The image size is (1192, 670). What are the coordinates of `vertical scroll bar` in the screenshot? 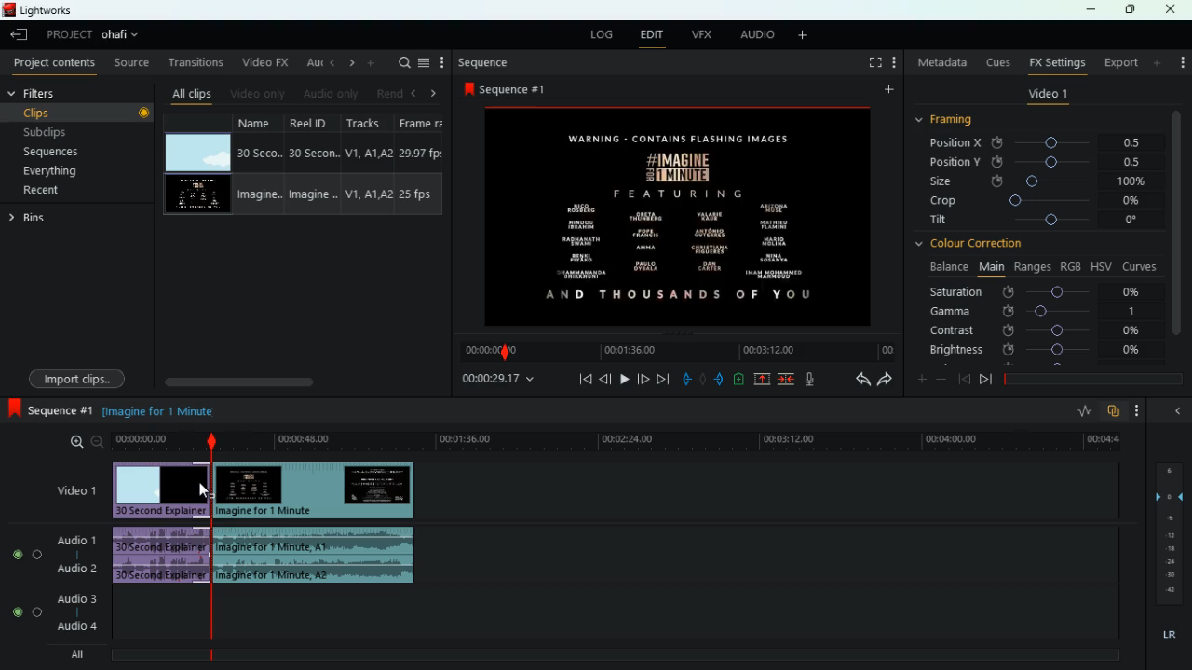 It's located at (1177, 235).